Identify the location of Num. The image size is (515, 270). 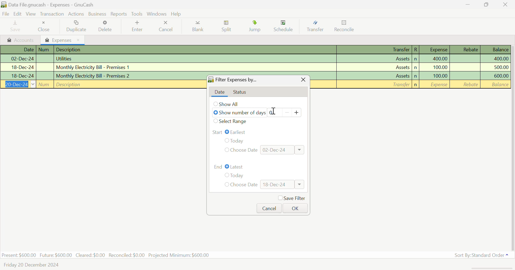
(44, 84).